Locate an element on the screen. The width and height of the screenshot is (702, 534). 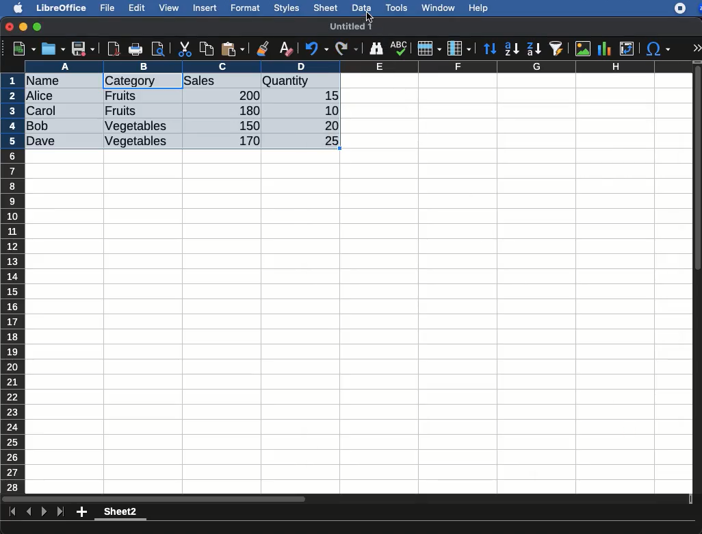
180 is located at coordinates (244, 111).